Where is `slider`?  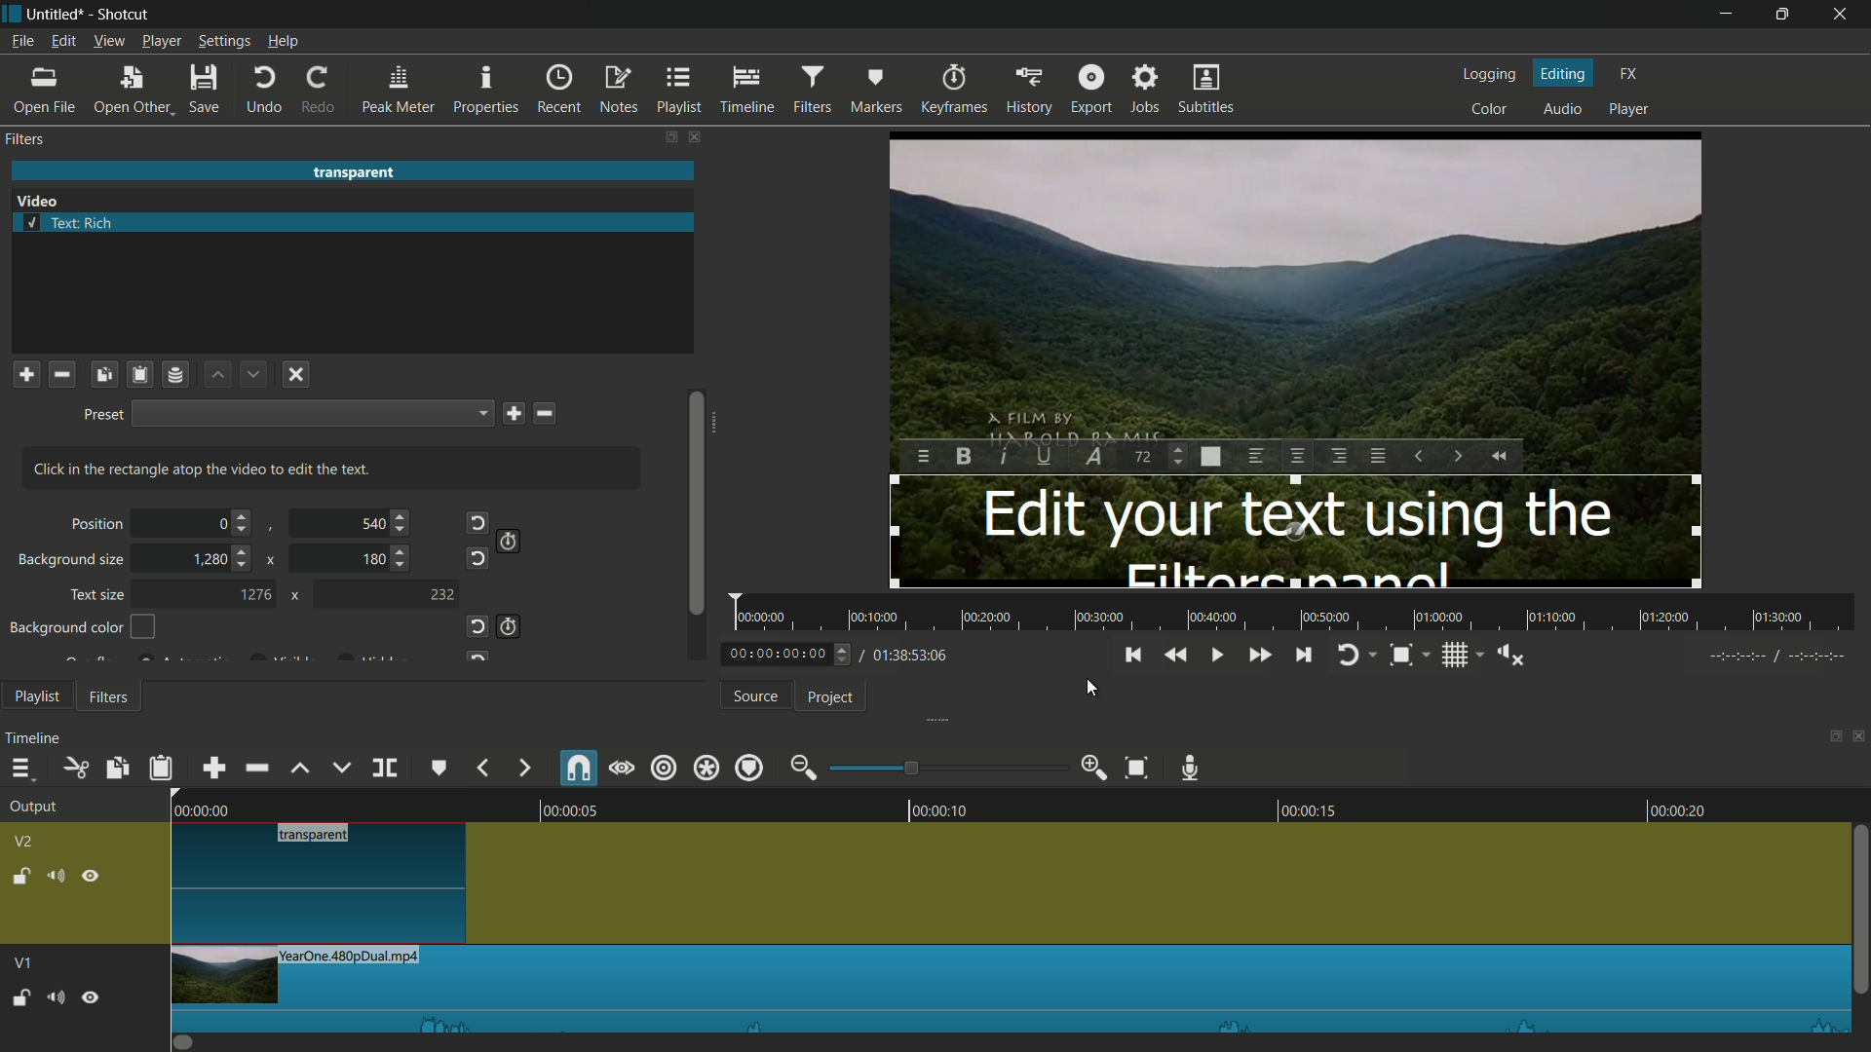 slider is located at coordinates (696, 522).